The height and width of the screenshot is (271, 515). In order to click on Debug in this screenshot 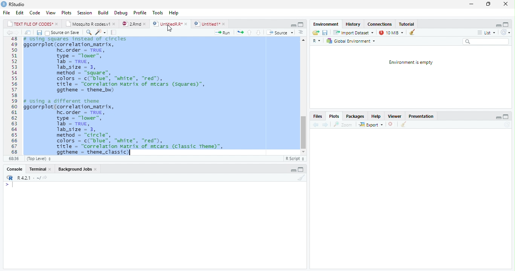, I will do `click(121, 13)`.